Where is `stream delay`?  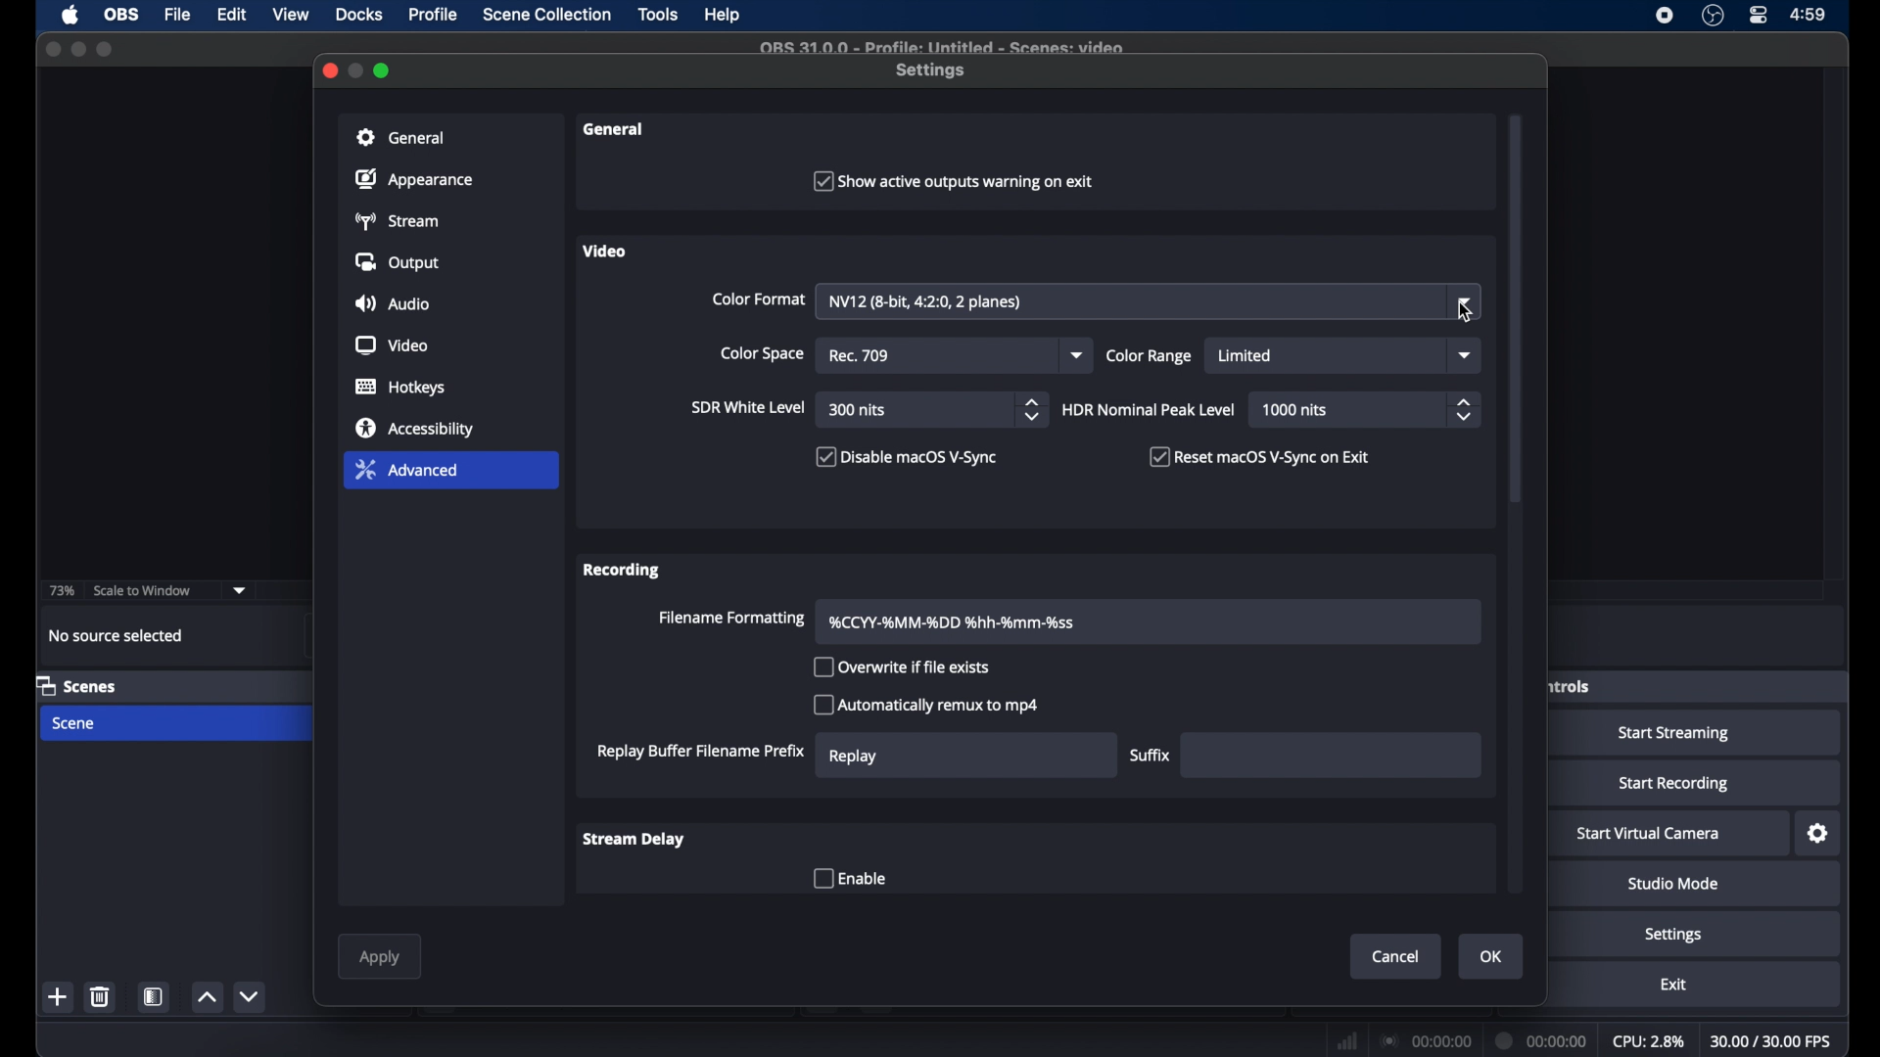
stream delay is located at coordinates (633, 840).